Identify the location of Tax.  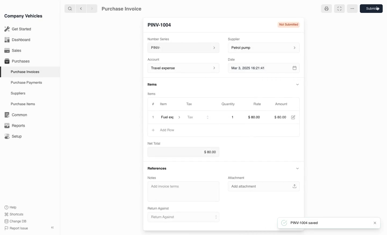
(192, 104).